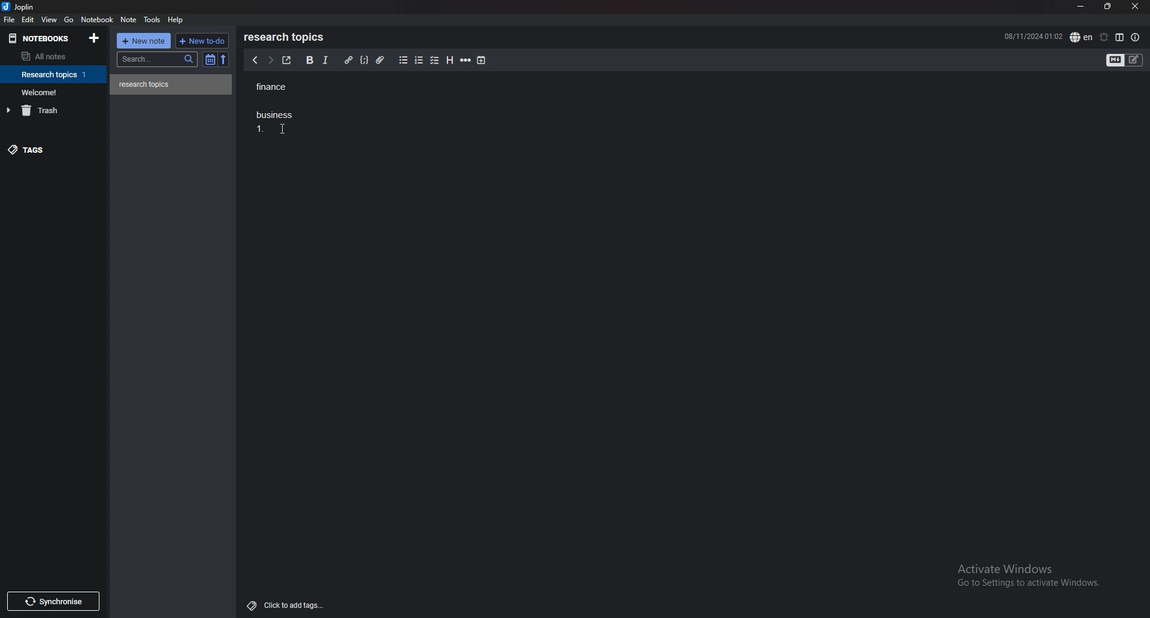  Describe the element at coordinates (51, 152) in the screenshot. I see `tags` at that location.